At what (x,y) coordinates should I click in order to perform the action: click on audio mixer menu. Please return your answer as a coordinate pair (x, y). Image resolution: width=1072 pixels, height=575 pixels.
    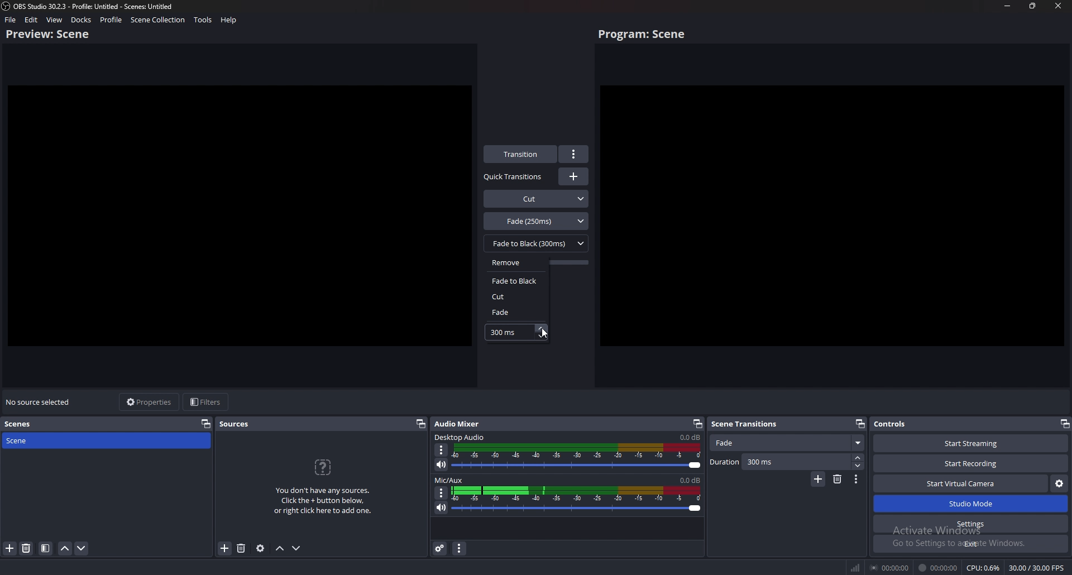
    Looking at the image, I should click on (460, 549).